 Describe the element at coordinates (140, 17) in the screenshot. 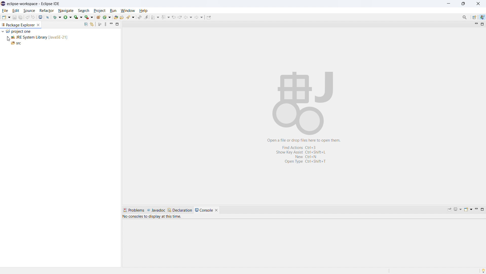

I see `toggle ant editor auto reconcile` at that location.